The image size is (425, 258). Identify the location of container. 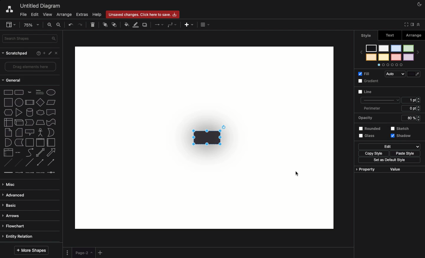
(30, 142).